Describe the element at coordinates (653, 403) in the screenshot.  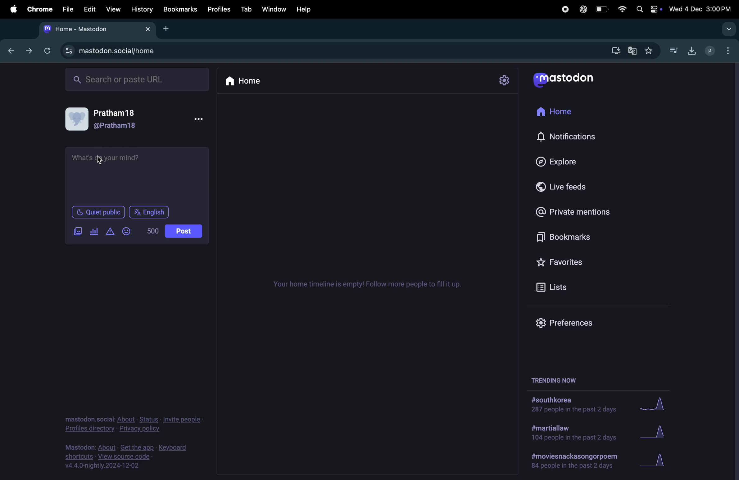
I see `graph` at that location.